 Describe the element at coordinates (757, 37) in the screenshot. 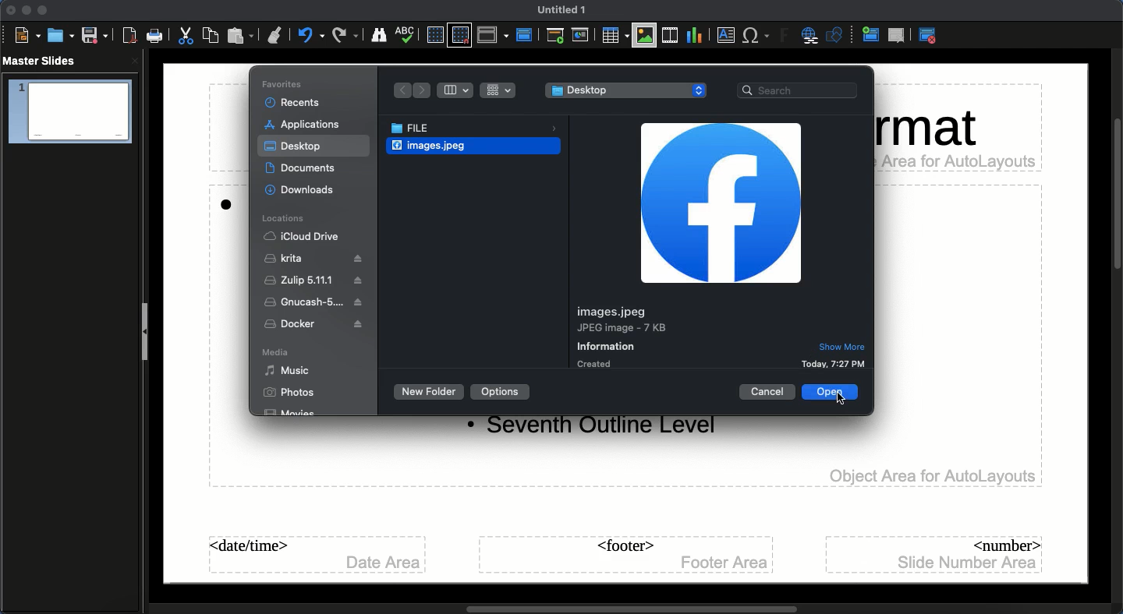

I see `Characters` at that location.